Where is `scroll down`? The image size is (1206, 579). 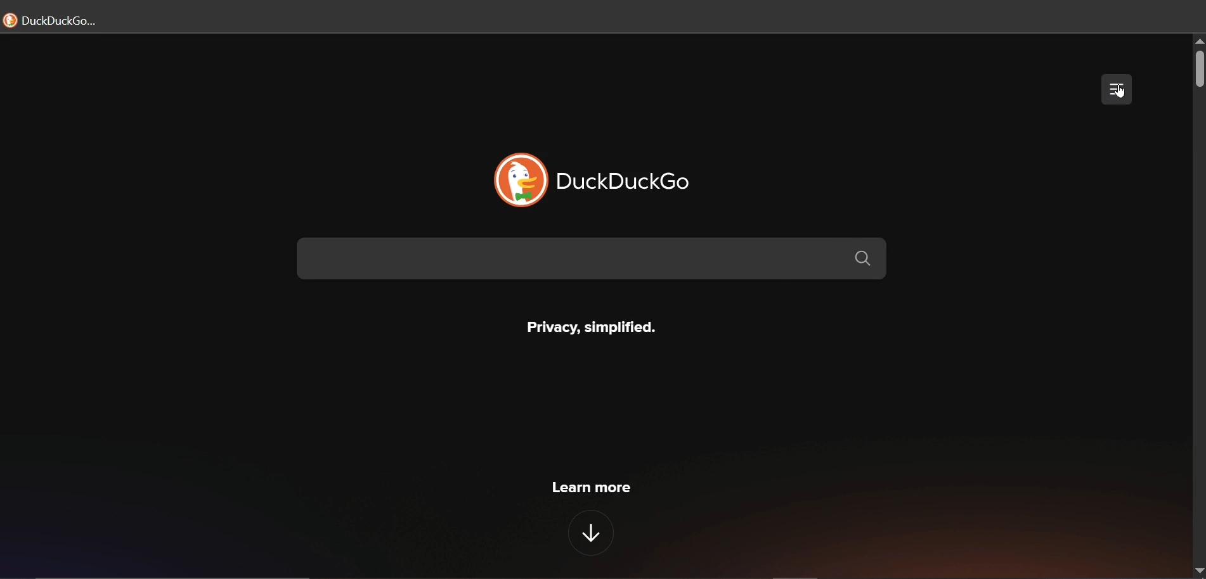 scroll down is located at coordinates (1198, 571).